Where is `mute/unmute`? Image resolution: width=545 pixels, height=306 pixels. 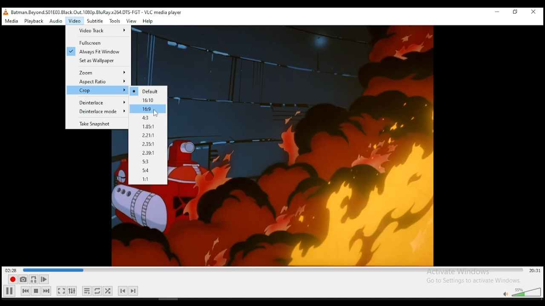 mute/unmute is located at coordinates (504, 293).